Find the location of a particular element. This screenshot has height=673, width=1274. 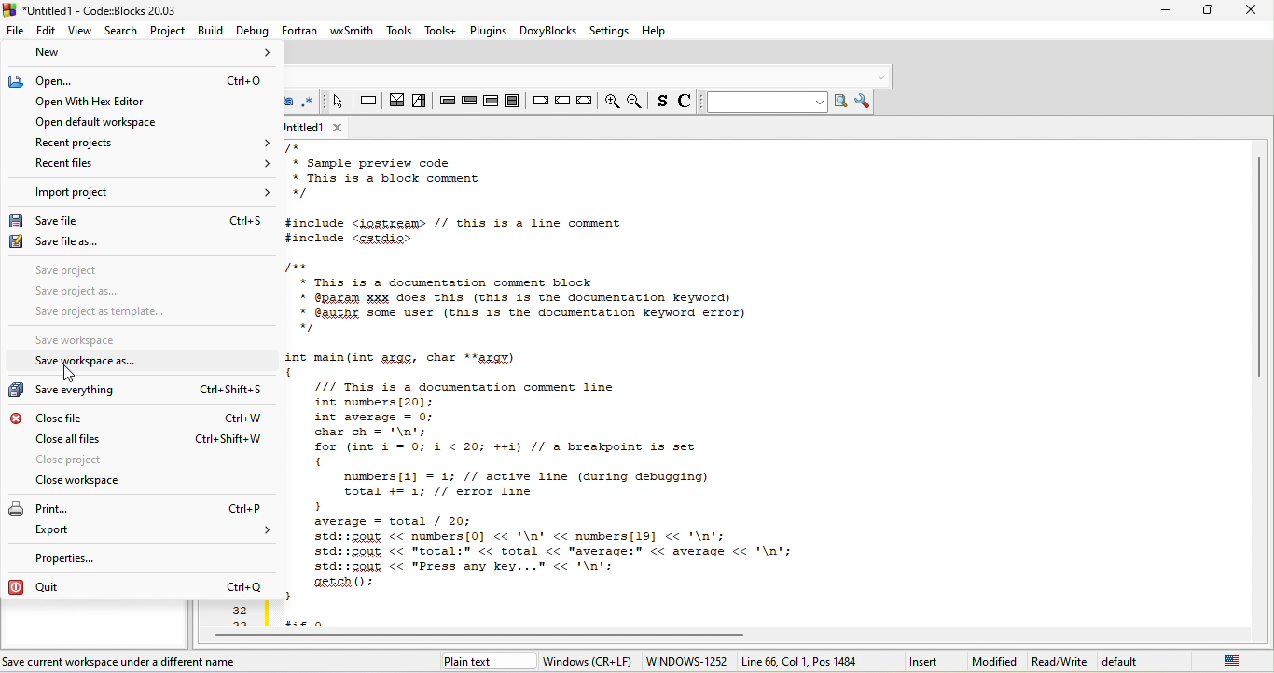

save workspace is located at coordinates (89, 342).